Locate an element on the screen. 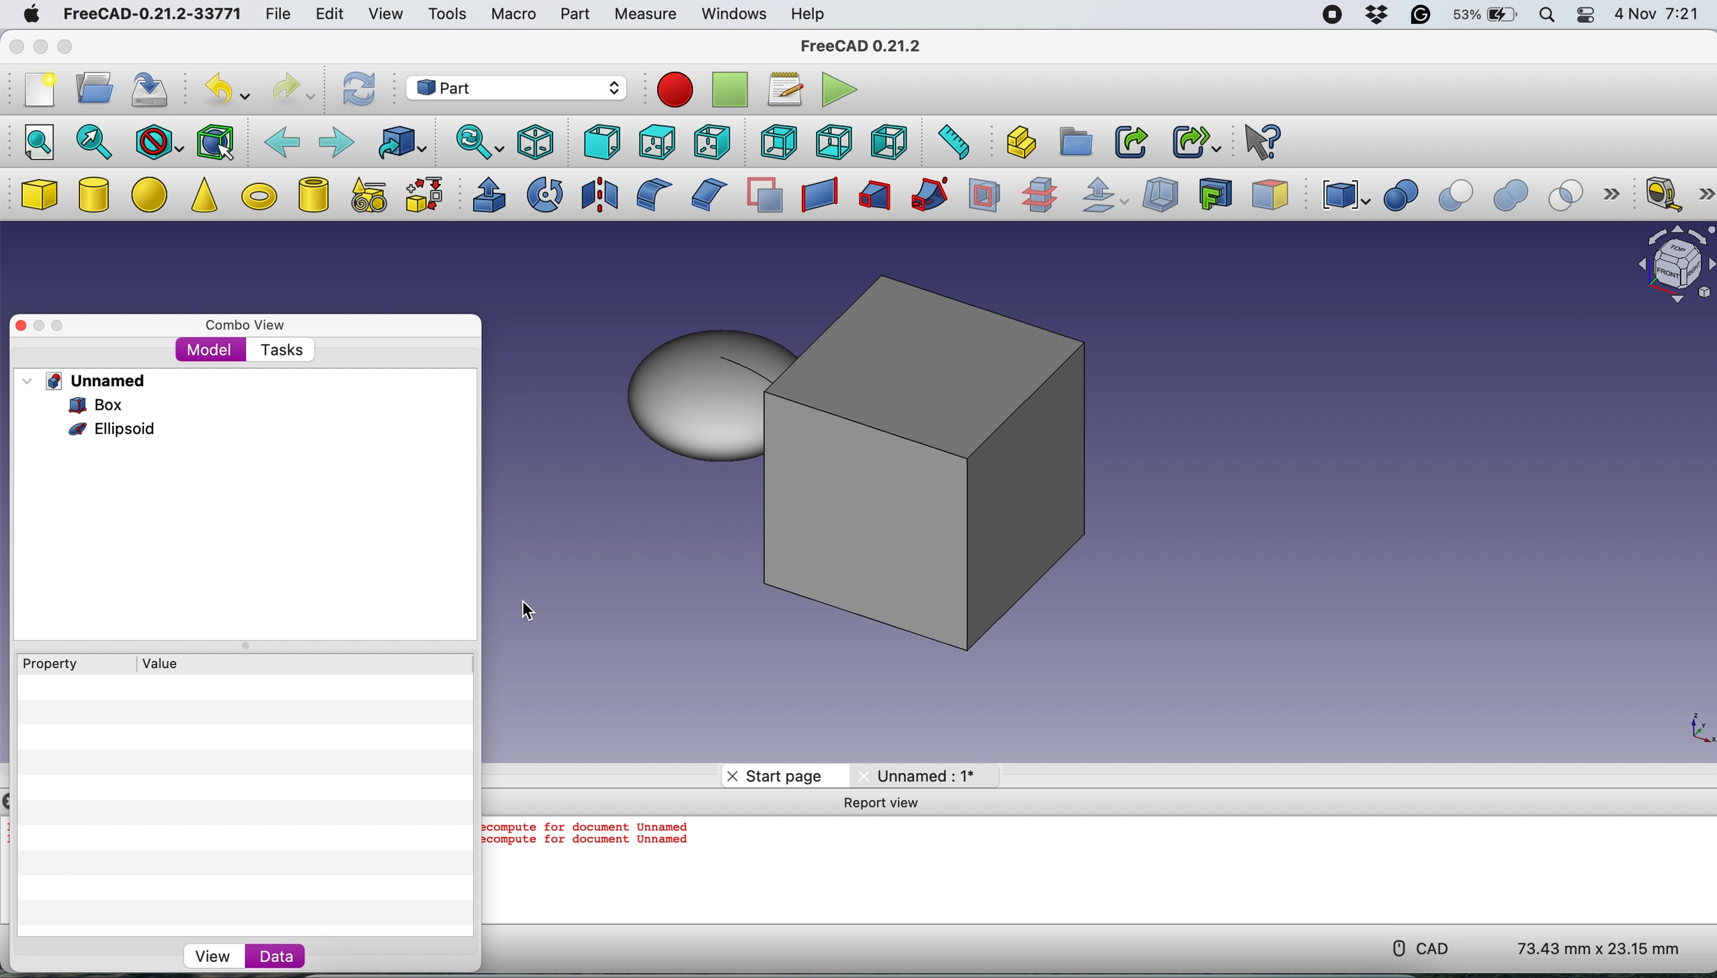 Image resolution: width=1717 pixels, height=978 pixels. model is located at coordinates (210, 349).